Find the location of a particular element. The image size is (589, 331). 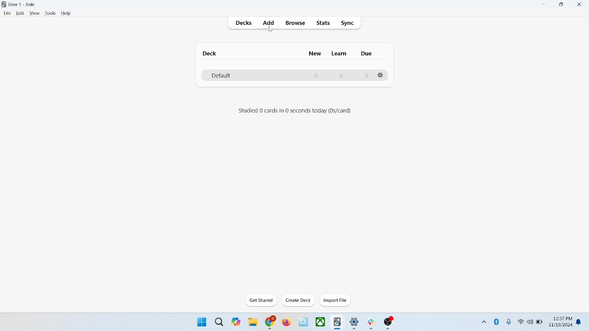

new is located at coordinates (315, 53).